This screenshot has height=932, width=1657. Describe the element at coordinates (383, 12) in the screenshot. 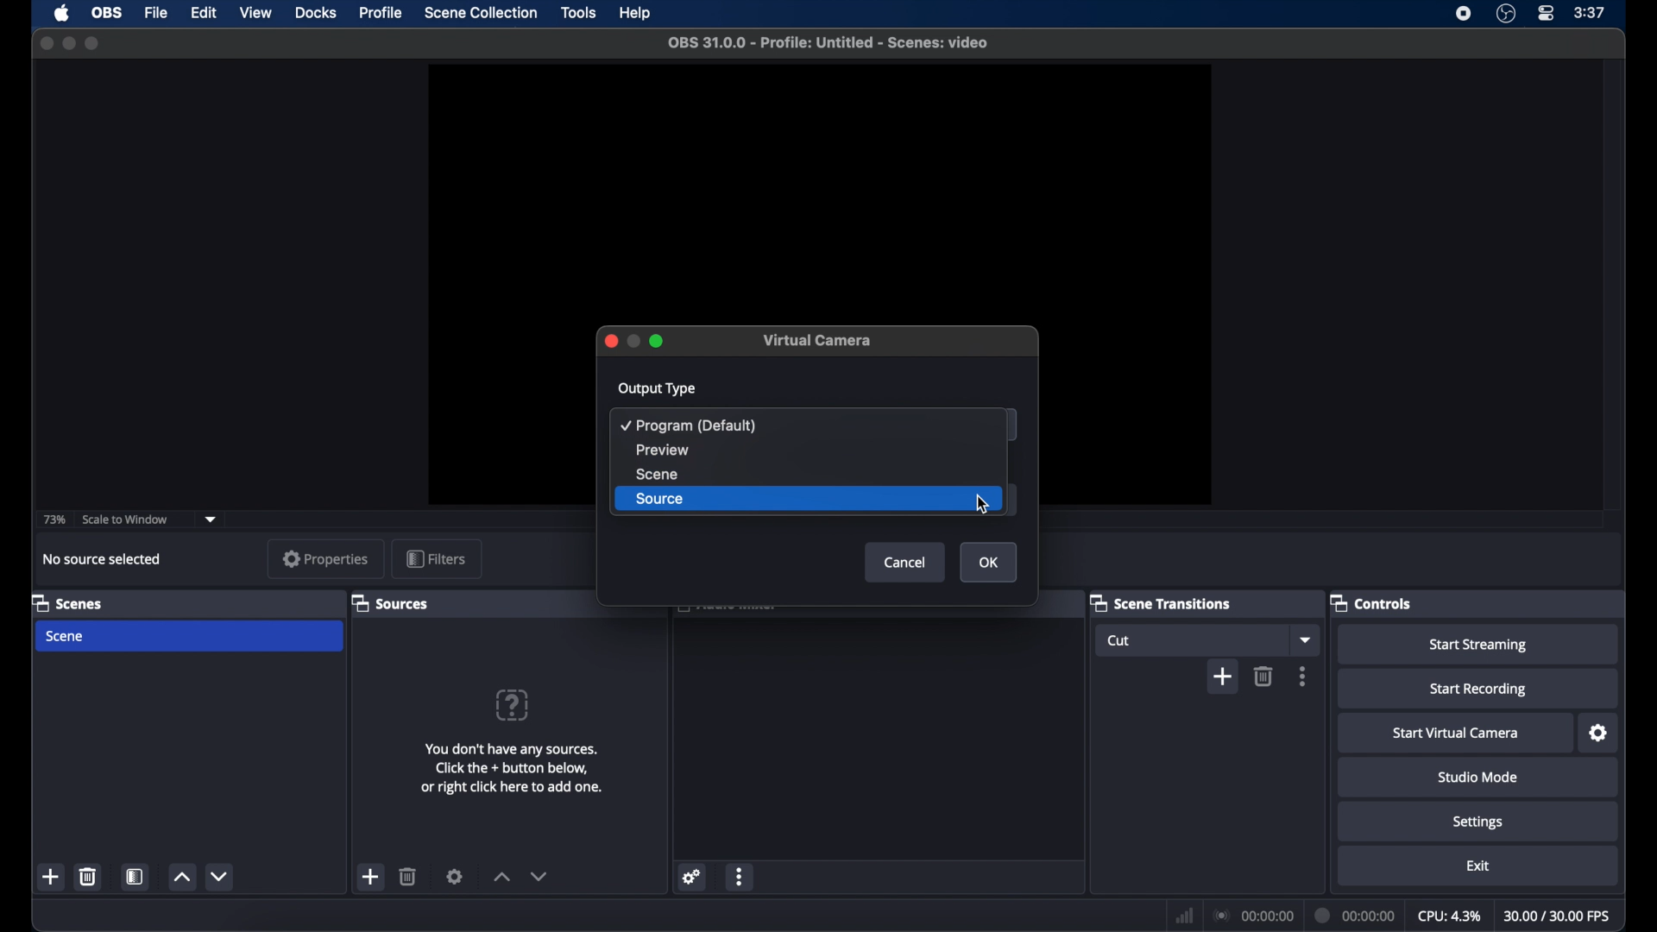

I see `profile` at that location.